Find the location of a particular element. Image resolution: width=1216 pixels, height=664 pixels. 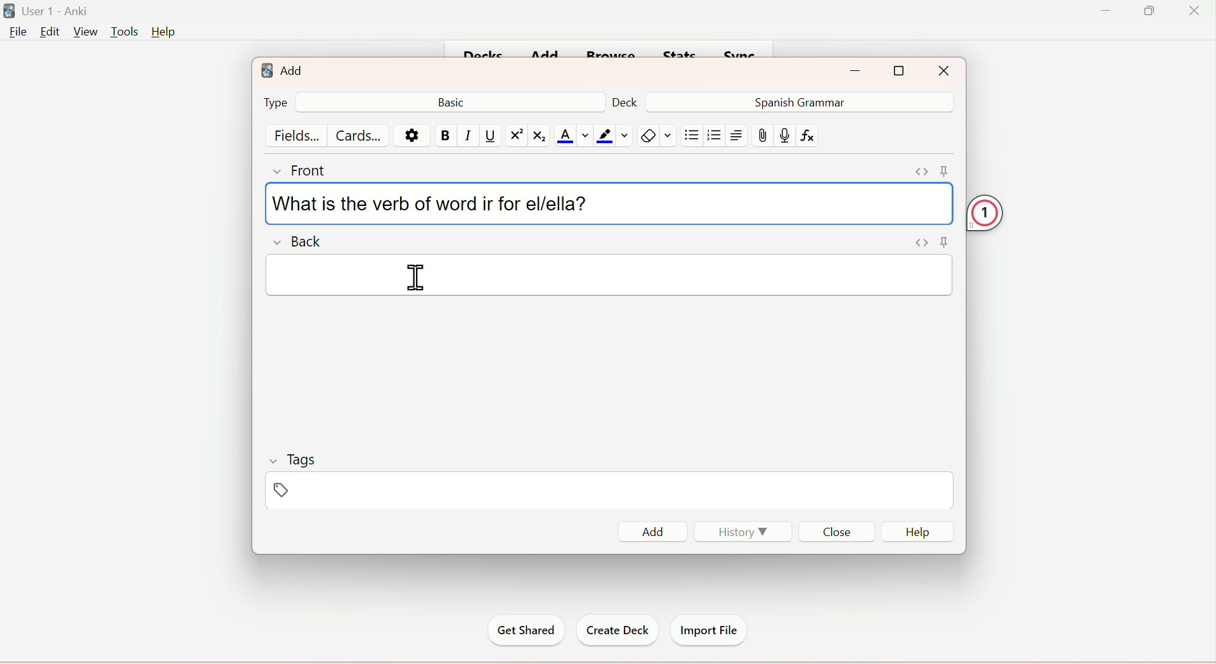

Front is located at coordinates (302, 169).